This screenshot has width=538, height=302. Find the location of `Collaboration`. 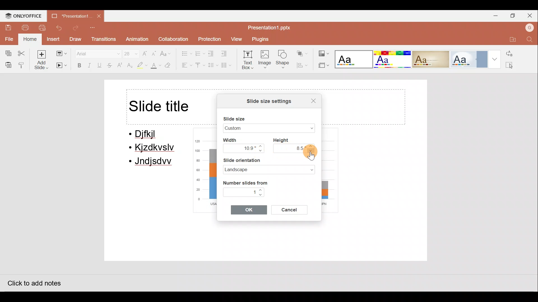

Collaboration is located at coordinates (173, 38).